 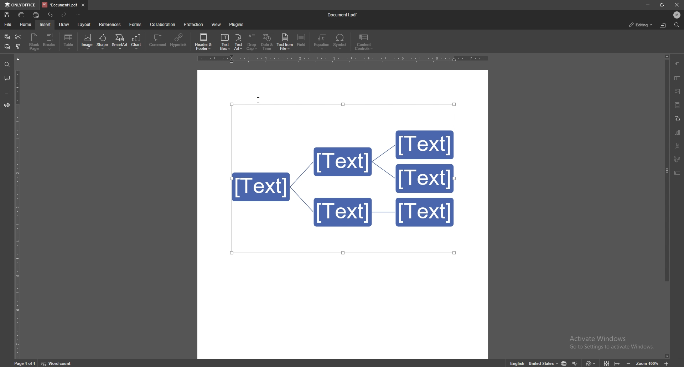 What do you see at coordinates (7, 78) in the screenshot?
I see `comment` at bounding box center [7, 78].